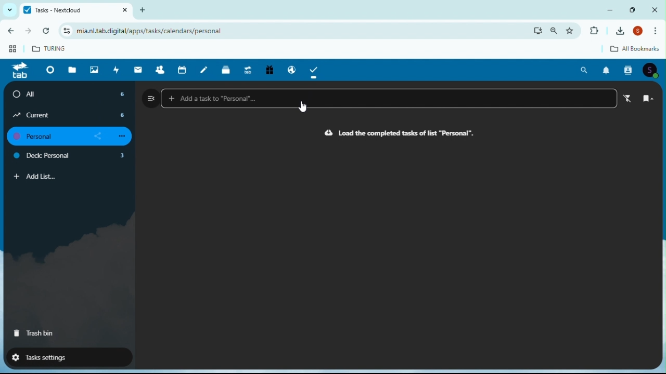  Describe the element at coordinates (160, 69) in the screenshot. I see `Contacts` at that location.